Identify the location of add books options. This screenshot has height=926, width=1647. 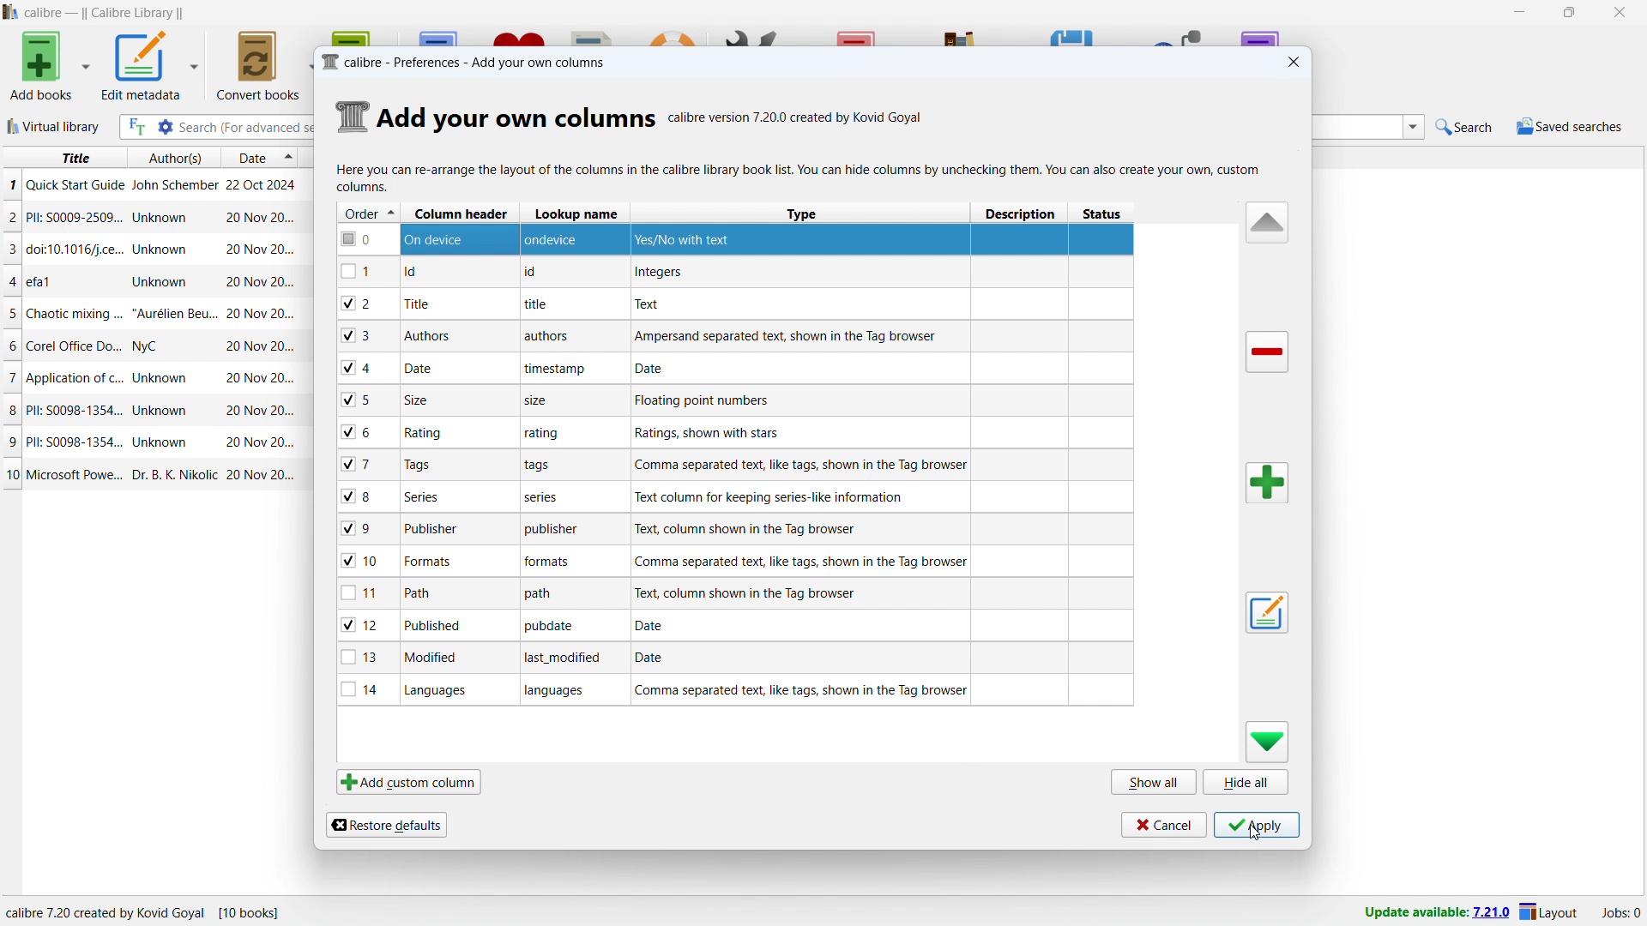
(86, 64).